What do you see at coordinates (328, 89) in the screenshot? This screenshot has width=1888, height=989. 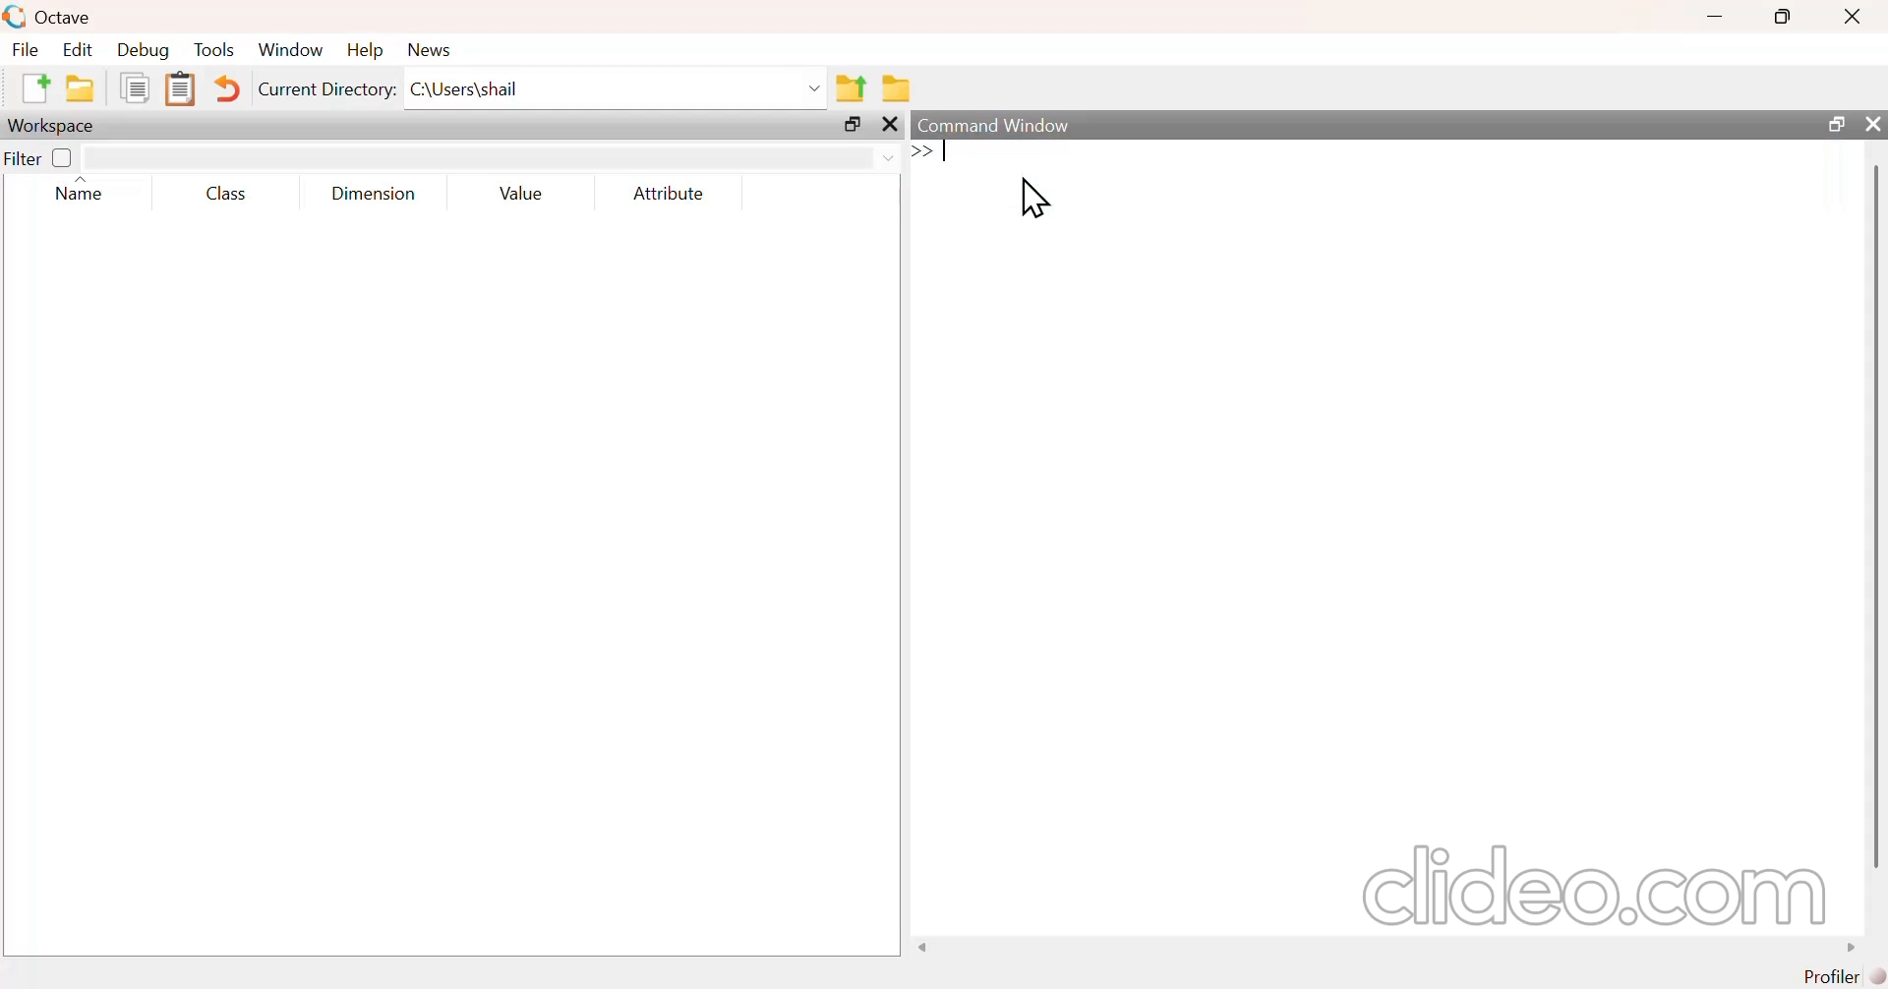 I see `current directory` at bounding box center [328, 89].